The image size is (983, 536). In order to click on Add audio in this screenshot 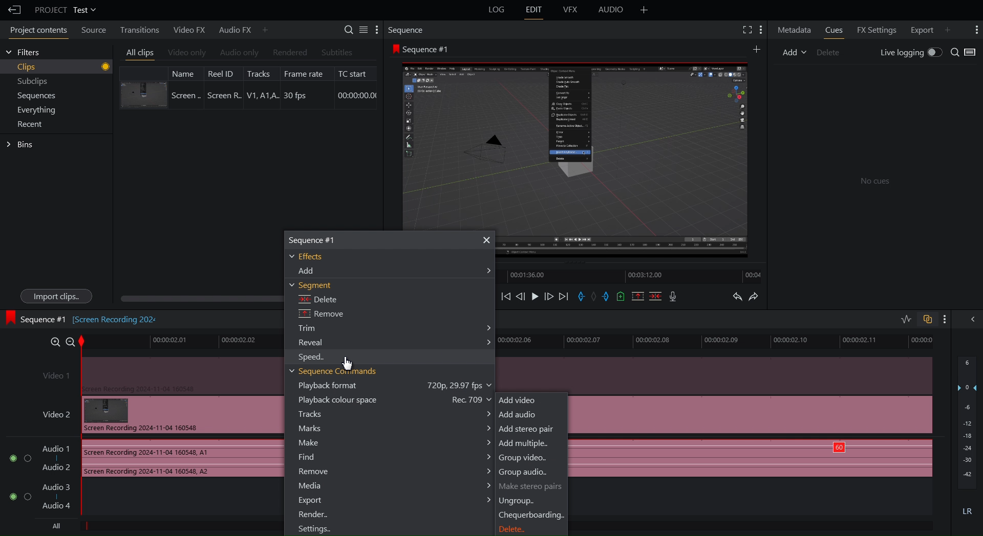, I will do `click(519, 415)`.